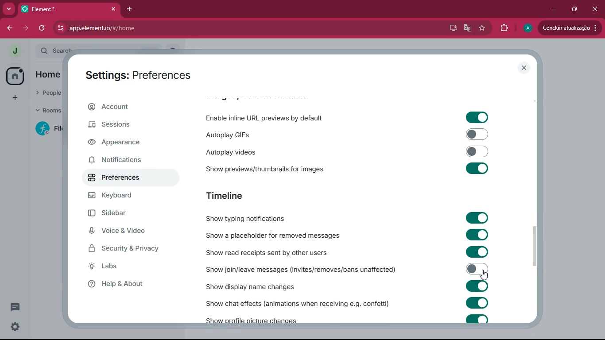  I want to click on show previews/thumbnails for images, so click(262, 168).